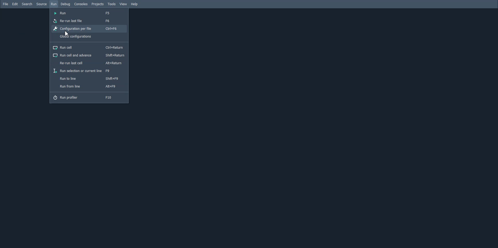 The height and width of the screenshot is (248, 498). Describe the element at coordinates (123, 4) in the screenshot. I see `View` at that location.